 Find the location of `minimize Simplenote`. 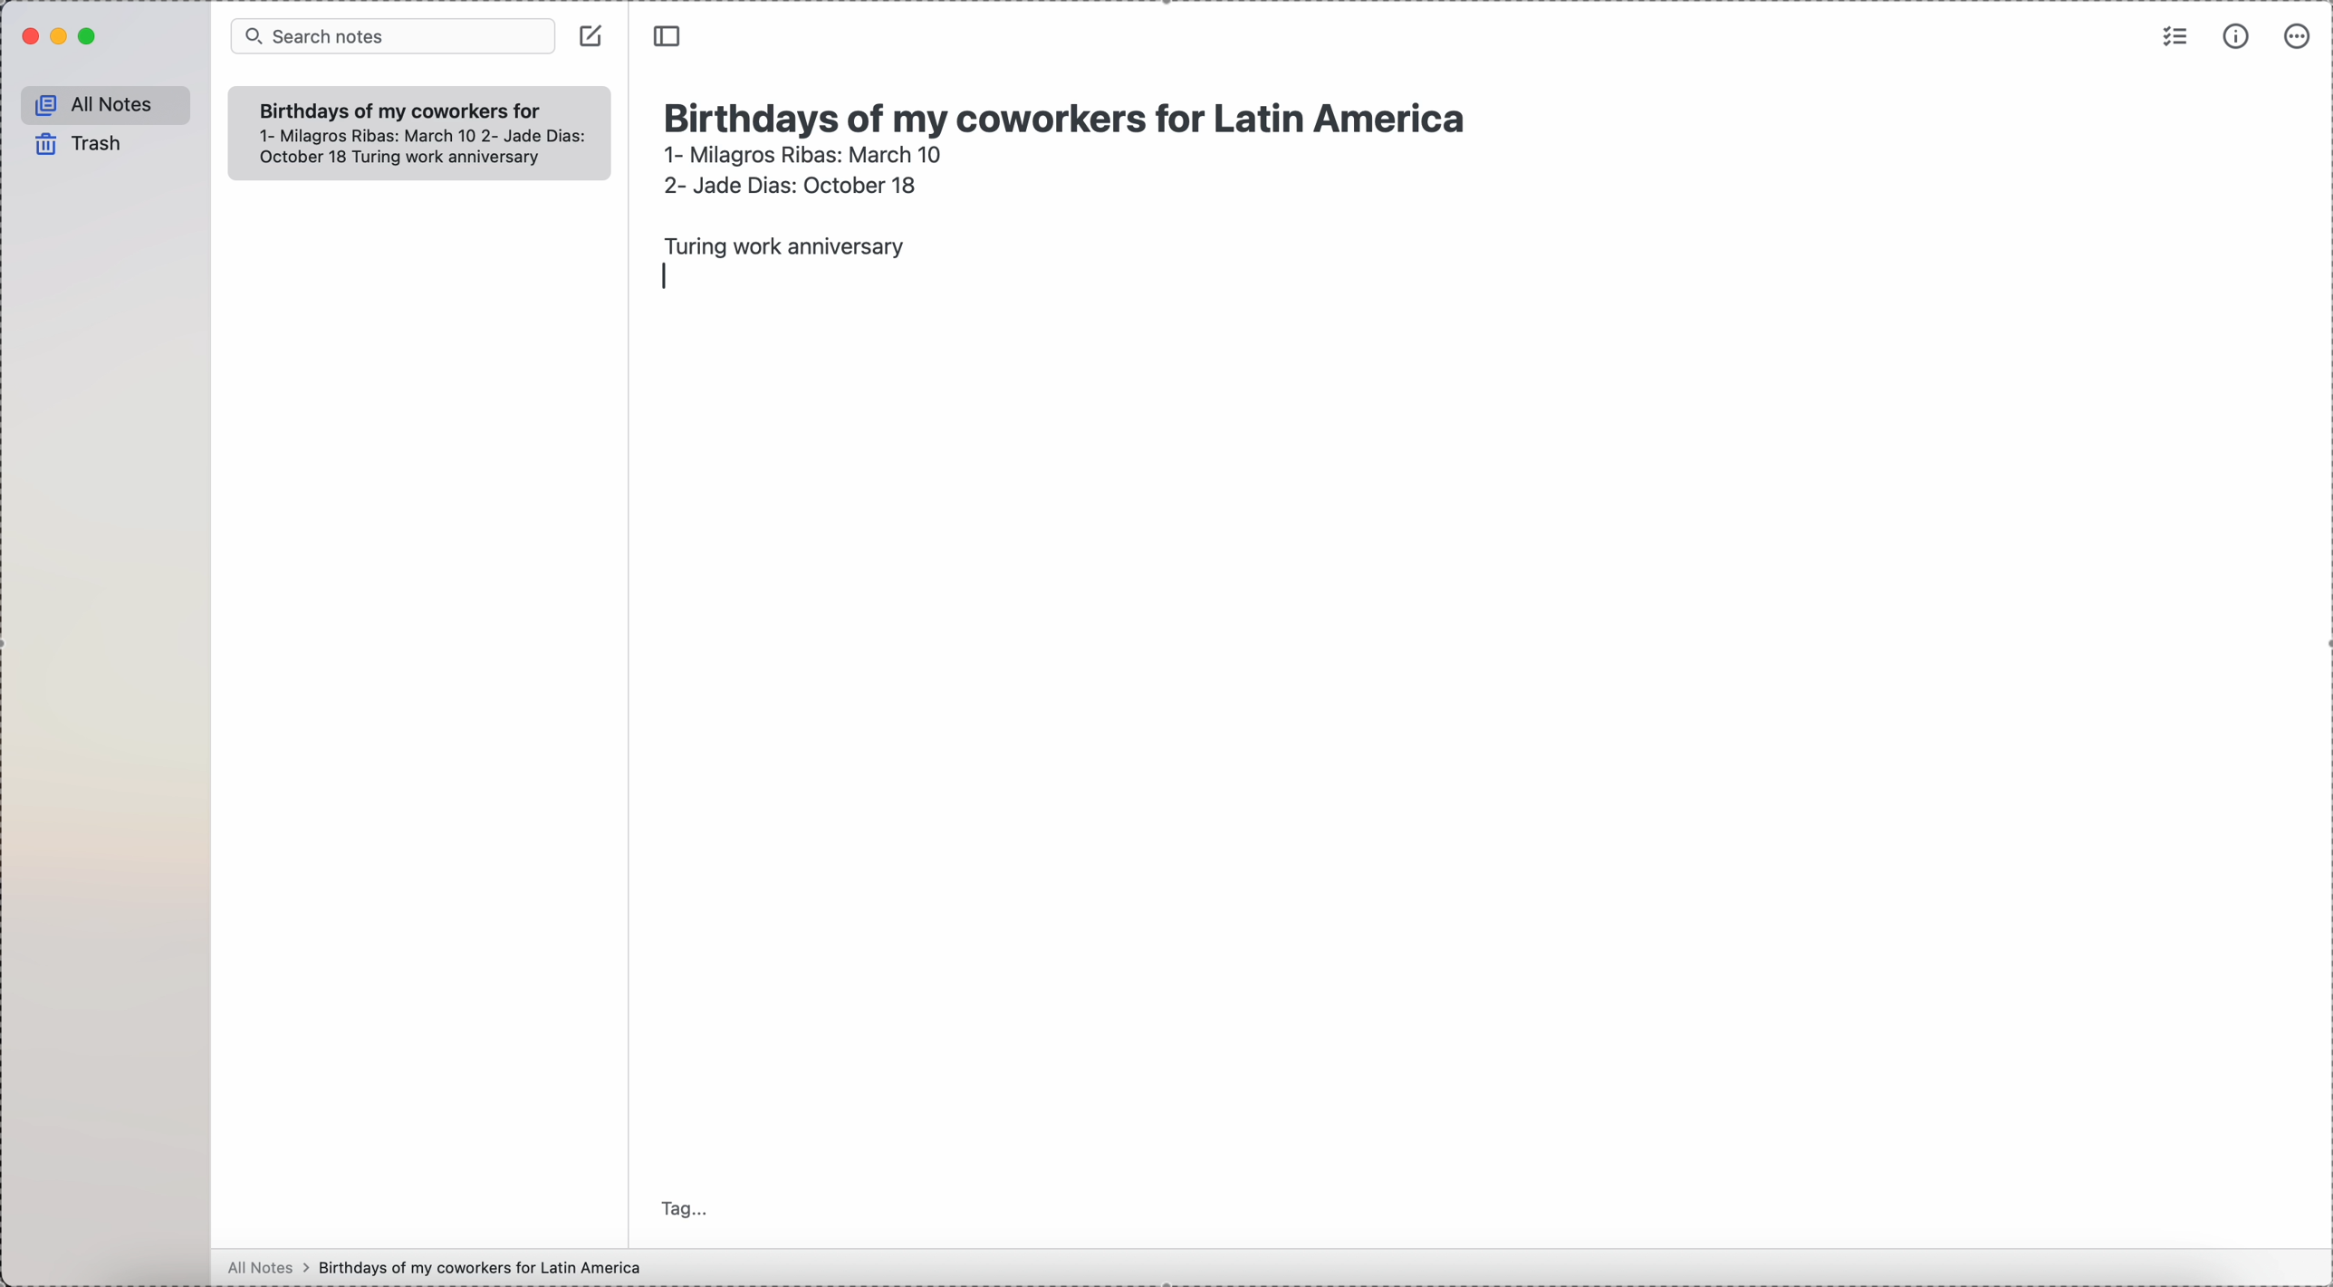

minimize Simplenote is located at coordinates (62, 38).